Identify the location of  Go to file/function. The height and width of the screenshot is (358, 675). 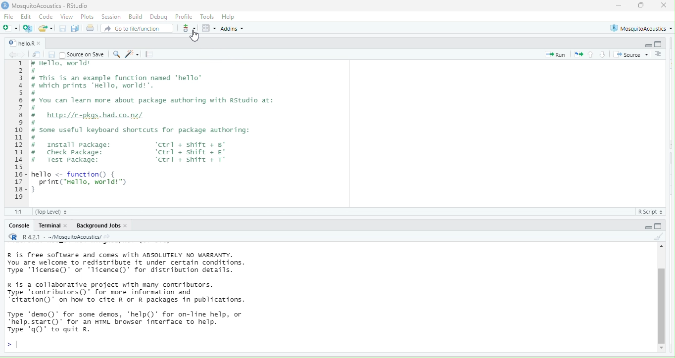
(136, 29).